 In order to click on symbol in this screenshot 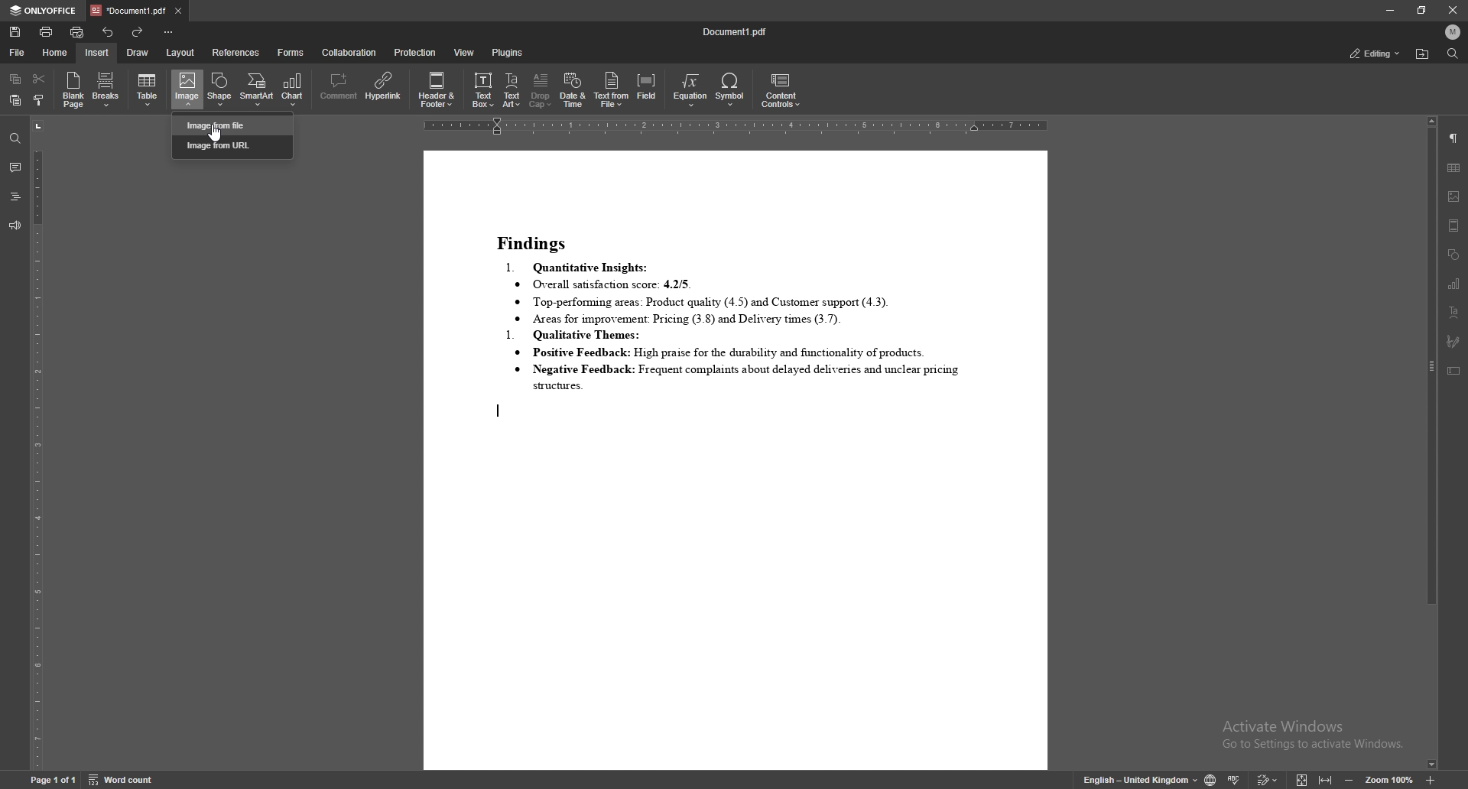, I will do `click(730, 89)`.